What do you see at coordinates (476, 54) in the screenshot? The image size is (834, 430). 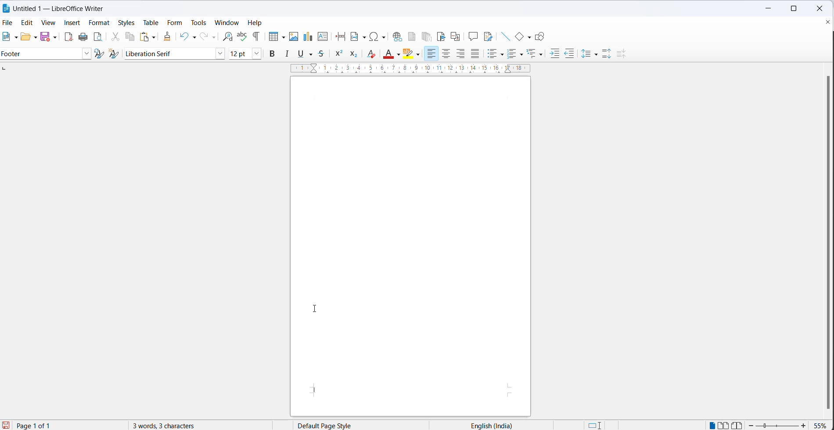 I see `justified` at bounding box center [476, 54].